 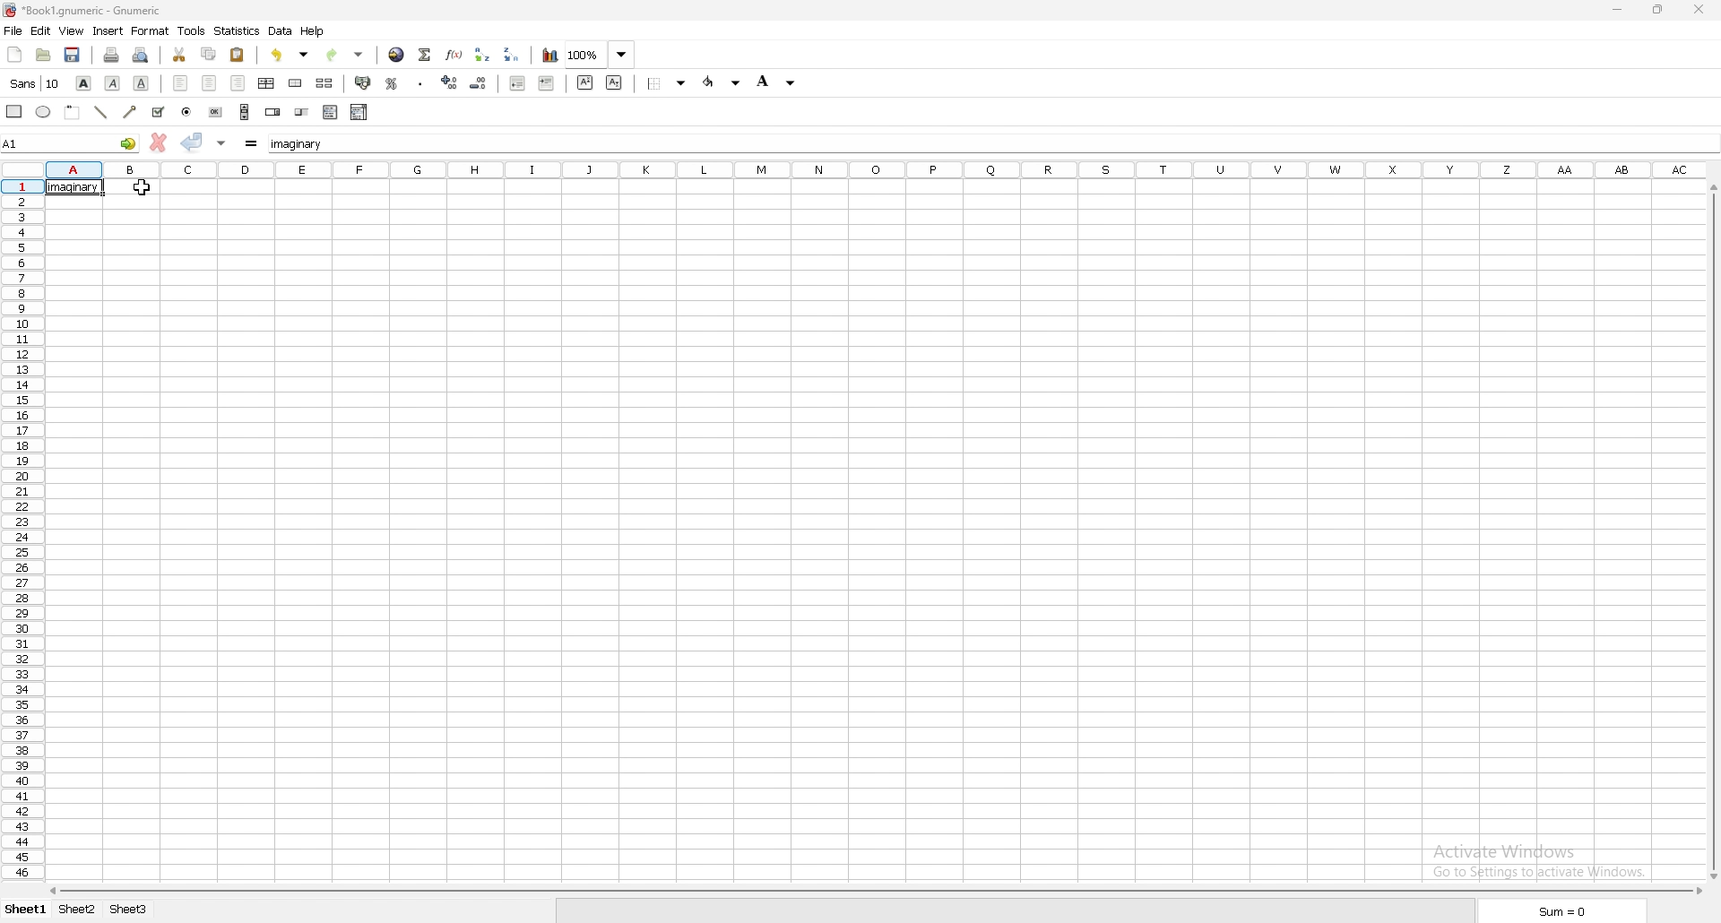 What do you see at coordinates (42, 56) in the screenshot?
I see `open` at bounding box center [42, 56].